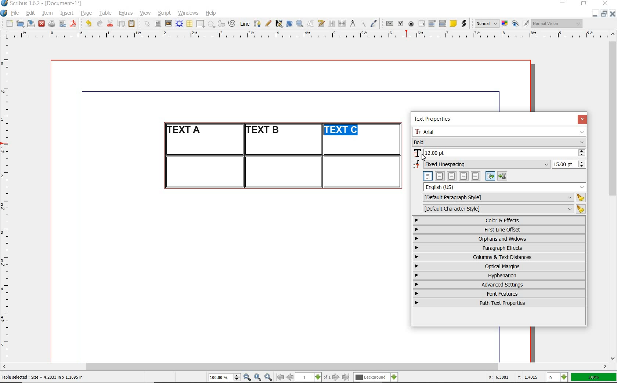 The height and width of the screenshot is (383, 617). Describe the element at coordinates (201, 24) in the screenshot. I see `shape` at that location.